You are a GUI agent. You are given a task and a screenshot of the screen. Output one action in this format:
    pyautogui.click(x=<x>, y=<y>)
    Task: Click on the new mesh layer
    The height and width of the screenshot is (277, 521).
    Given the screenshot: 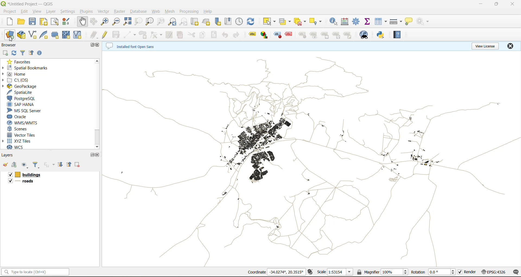 What is the action you would take?
    pyautogui.click(x=67, y=36)
    